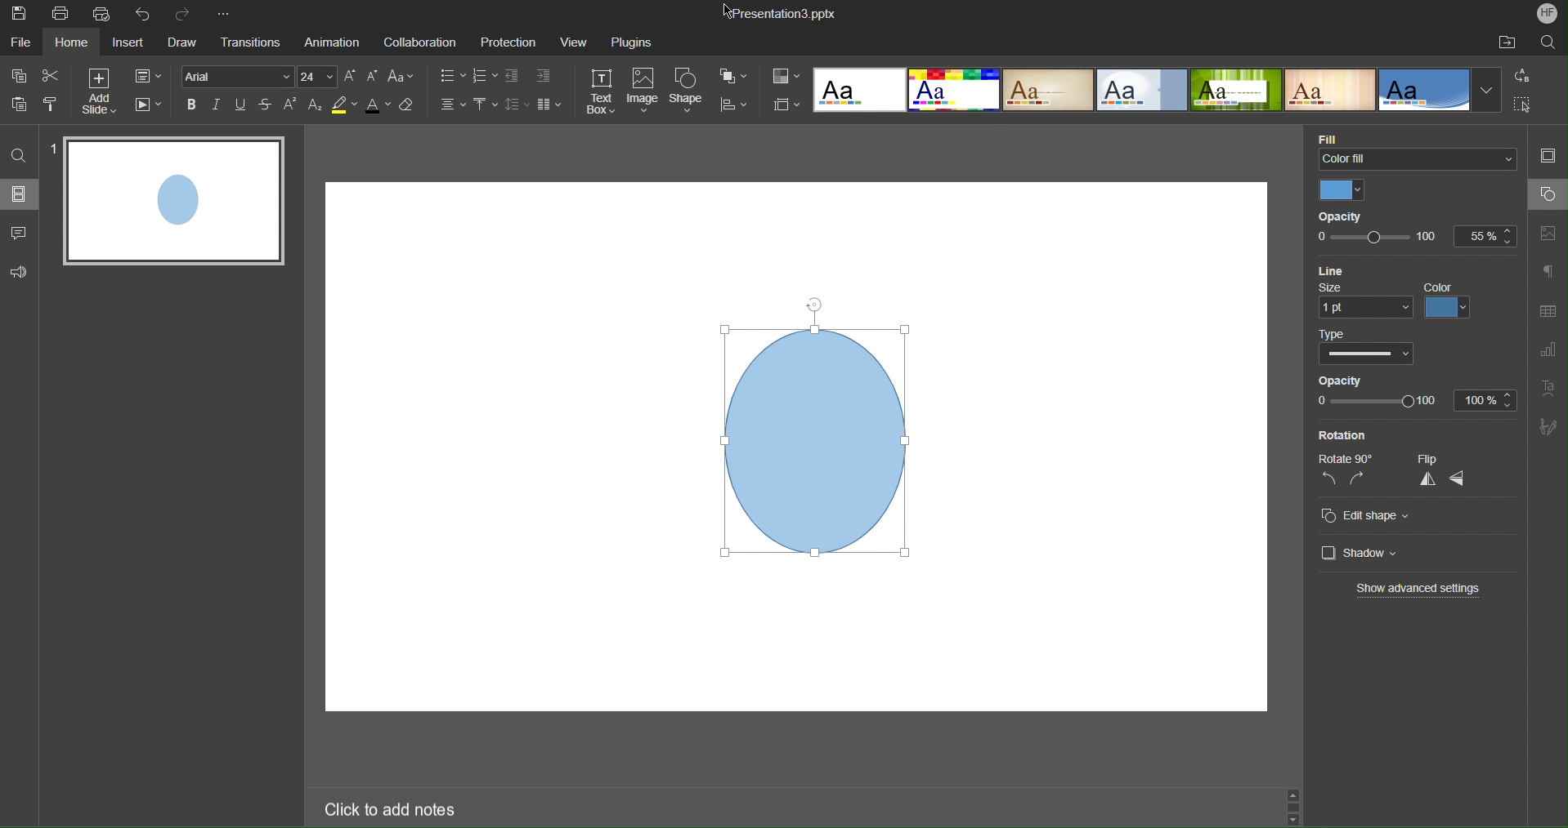 This screenshot has width=1568, height=828. Describe the element at coordinates (378, 108) in the screenshot. I see `Text Color` at that location.